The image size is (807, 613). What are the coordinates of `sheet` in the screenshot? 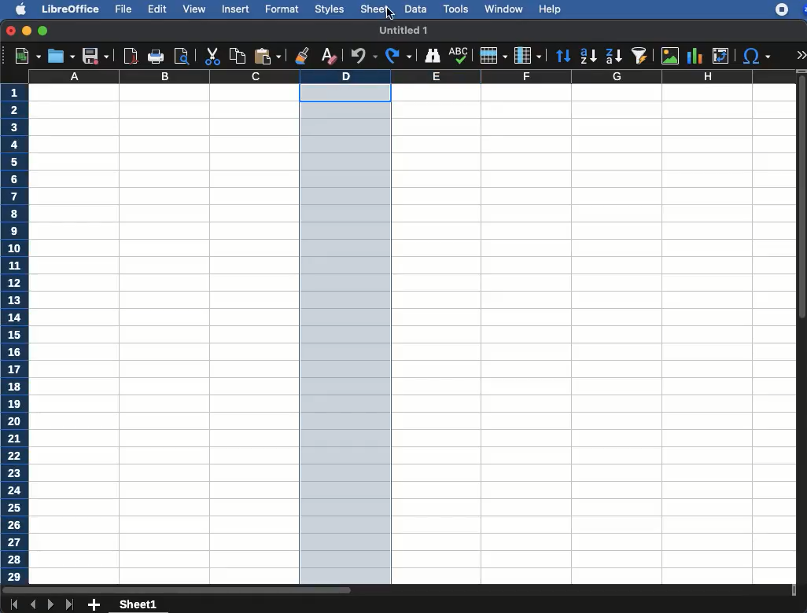 It's located at (374, 9).